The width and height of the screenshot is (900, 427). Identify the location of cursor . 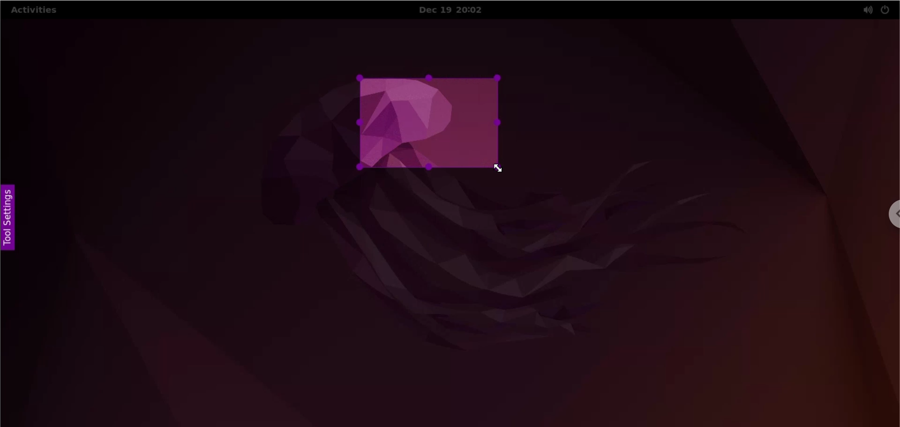
(501, 170).